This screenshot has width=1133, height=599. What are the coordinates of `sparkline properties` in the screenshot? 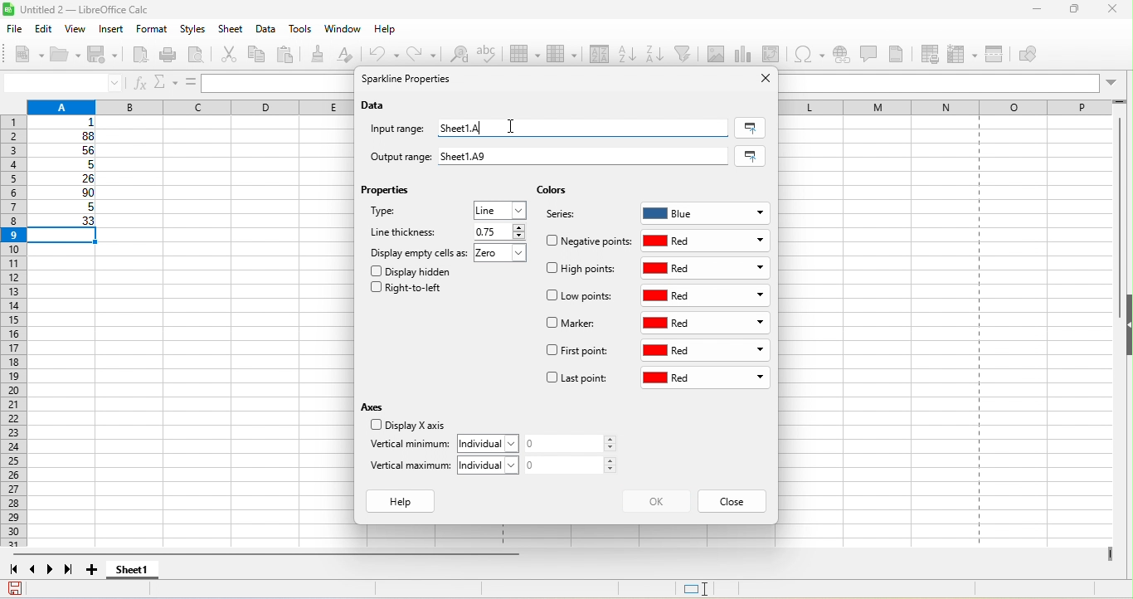 It's located at (410, 80).